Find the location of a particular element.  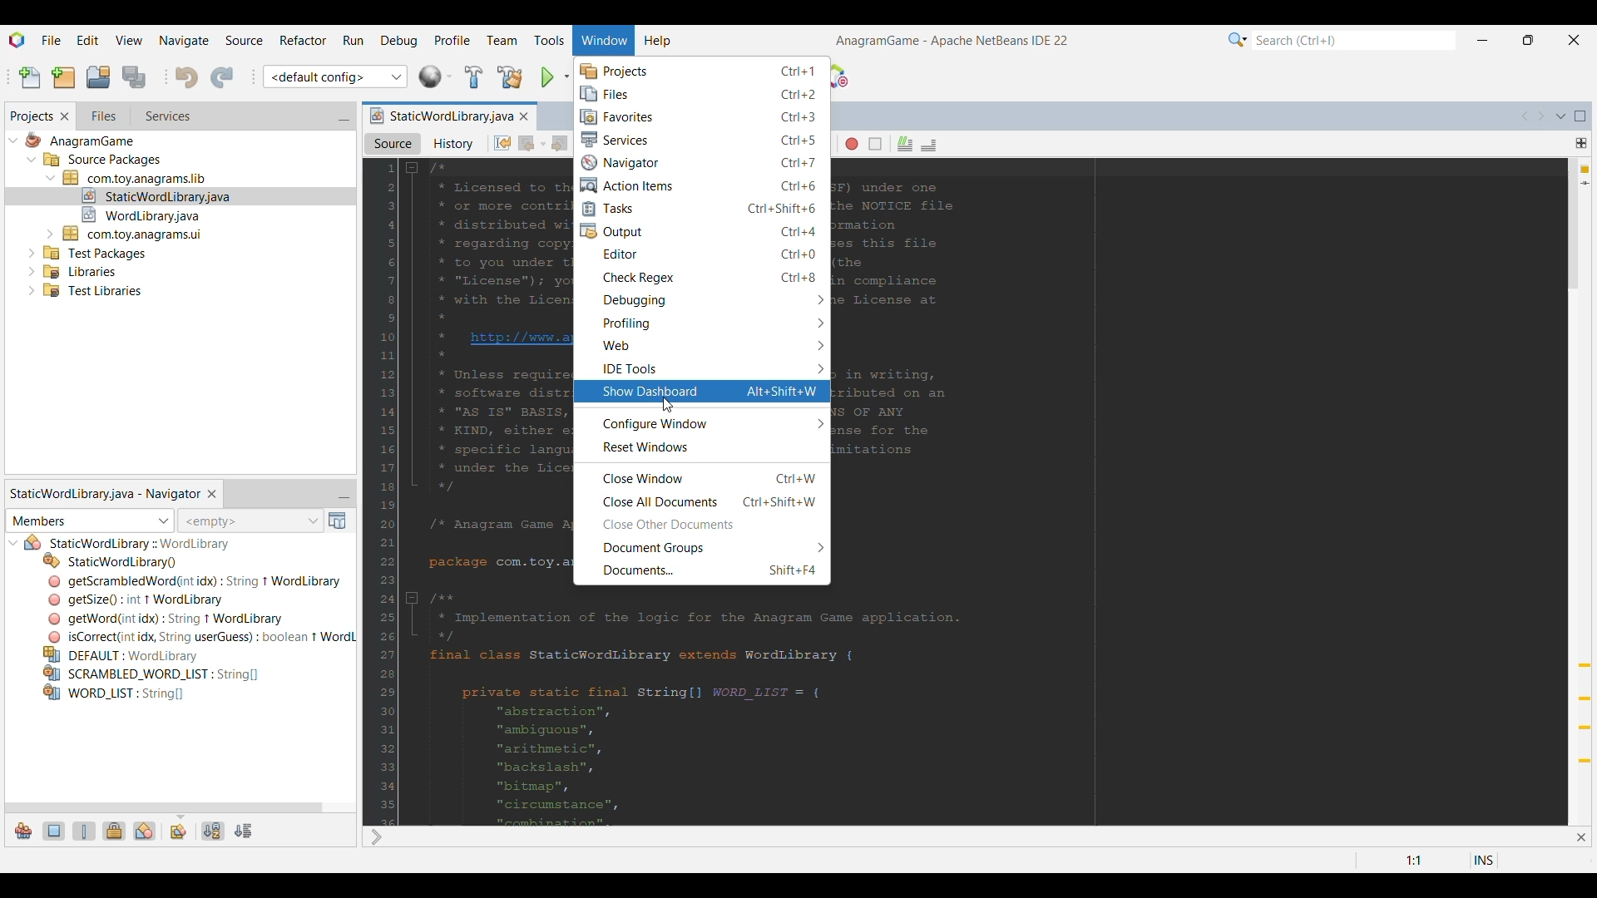

Sort by source is located at coordinates (244, 831).